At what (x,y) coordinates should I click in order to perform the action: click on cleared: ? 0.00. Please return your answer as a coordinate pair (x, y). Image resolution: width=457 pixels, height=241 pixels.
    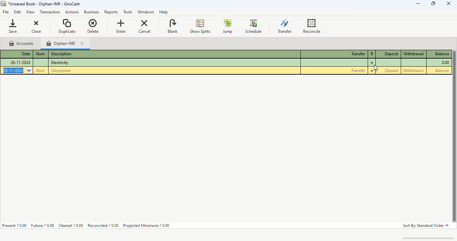
    Looking at the image, I should click on (71, 225).